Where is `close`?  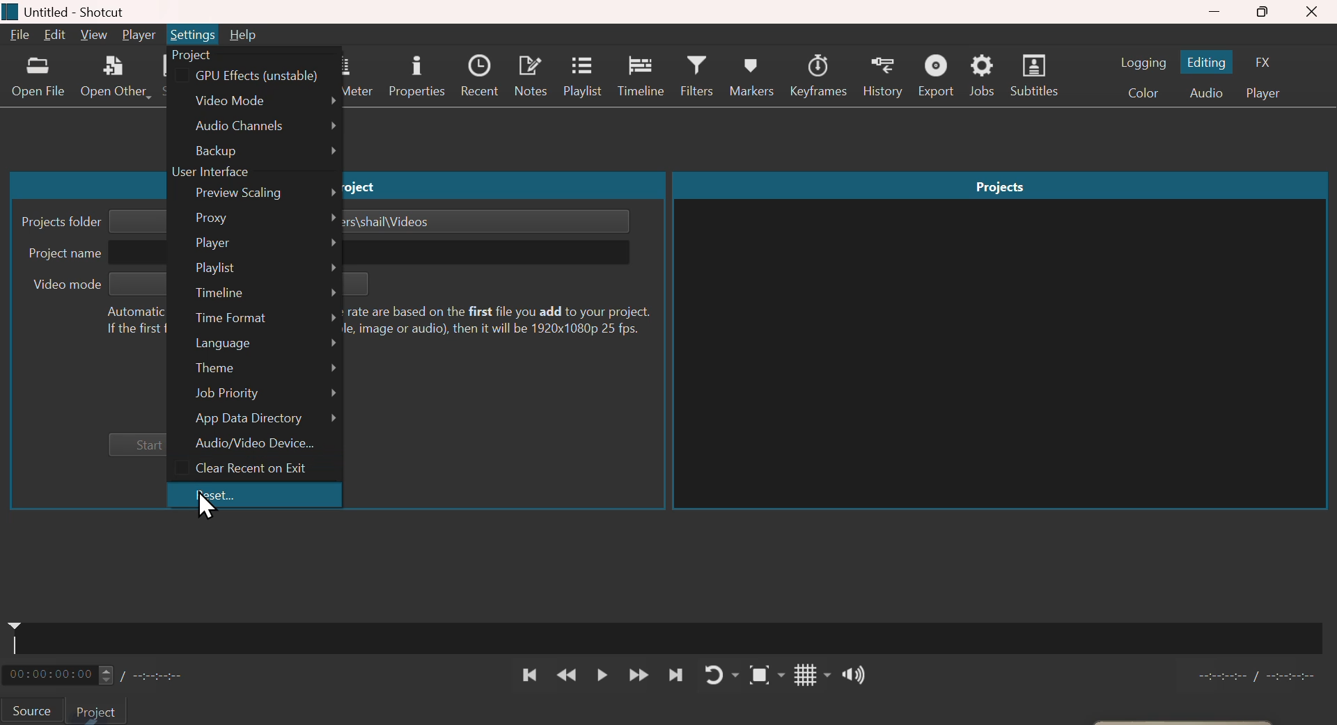
close is located at coordinates (1315, 12).